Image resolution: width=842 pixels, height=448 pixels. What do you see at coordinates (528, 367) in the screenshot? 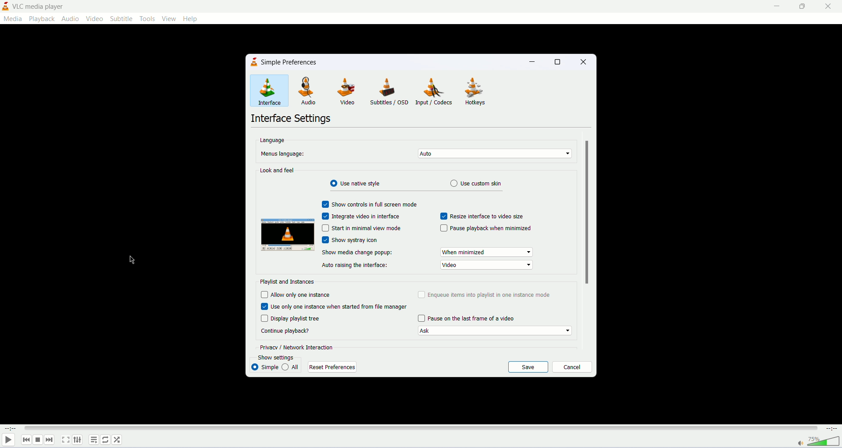
I see `save` at bounding box center [528, 367].